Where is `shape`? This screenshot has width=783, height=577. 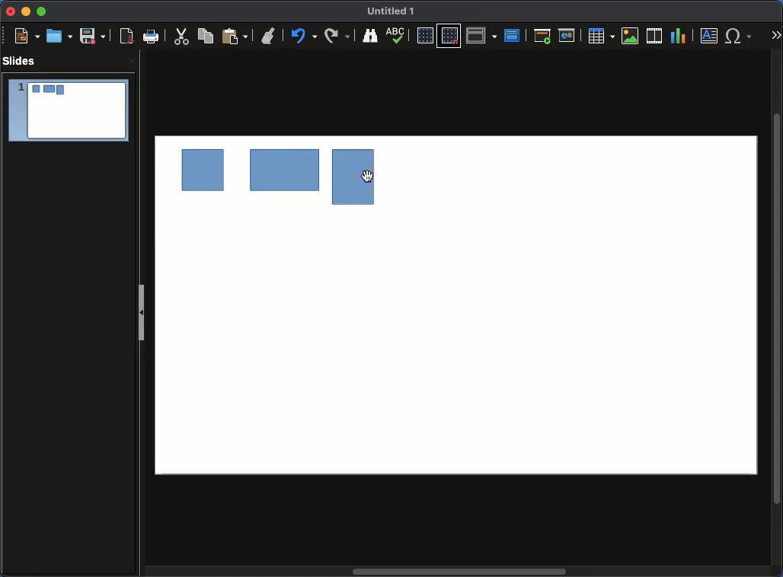 shape is located at coordinates (283, 172).